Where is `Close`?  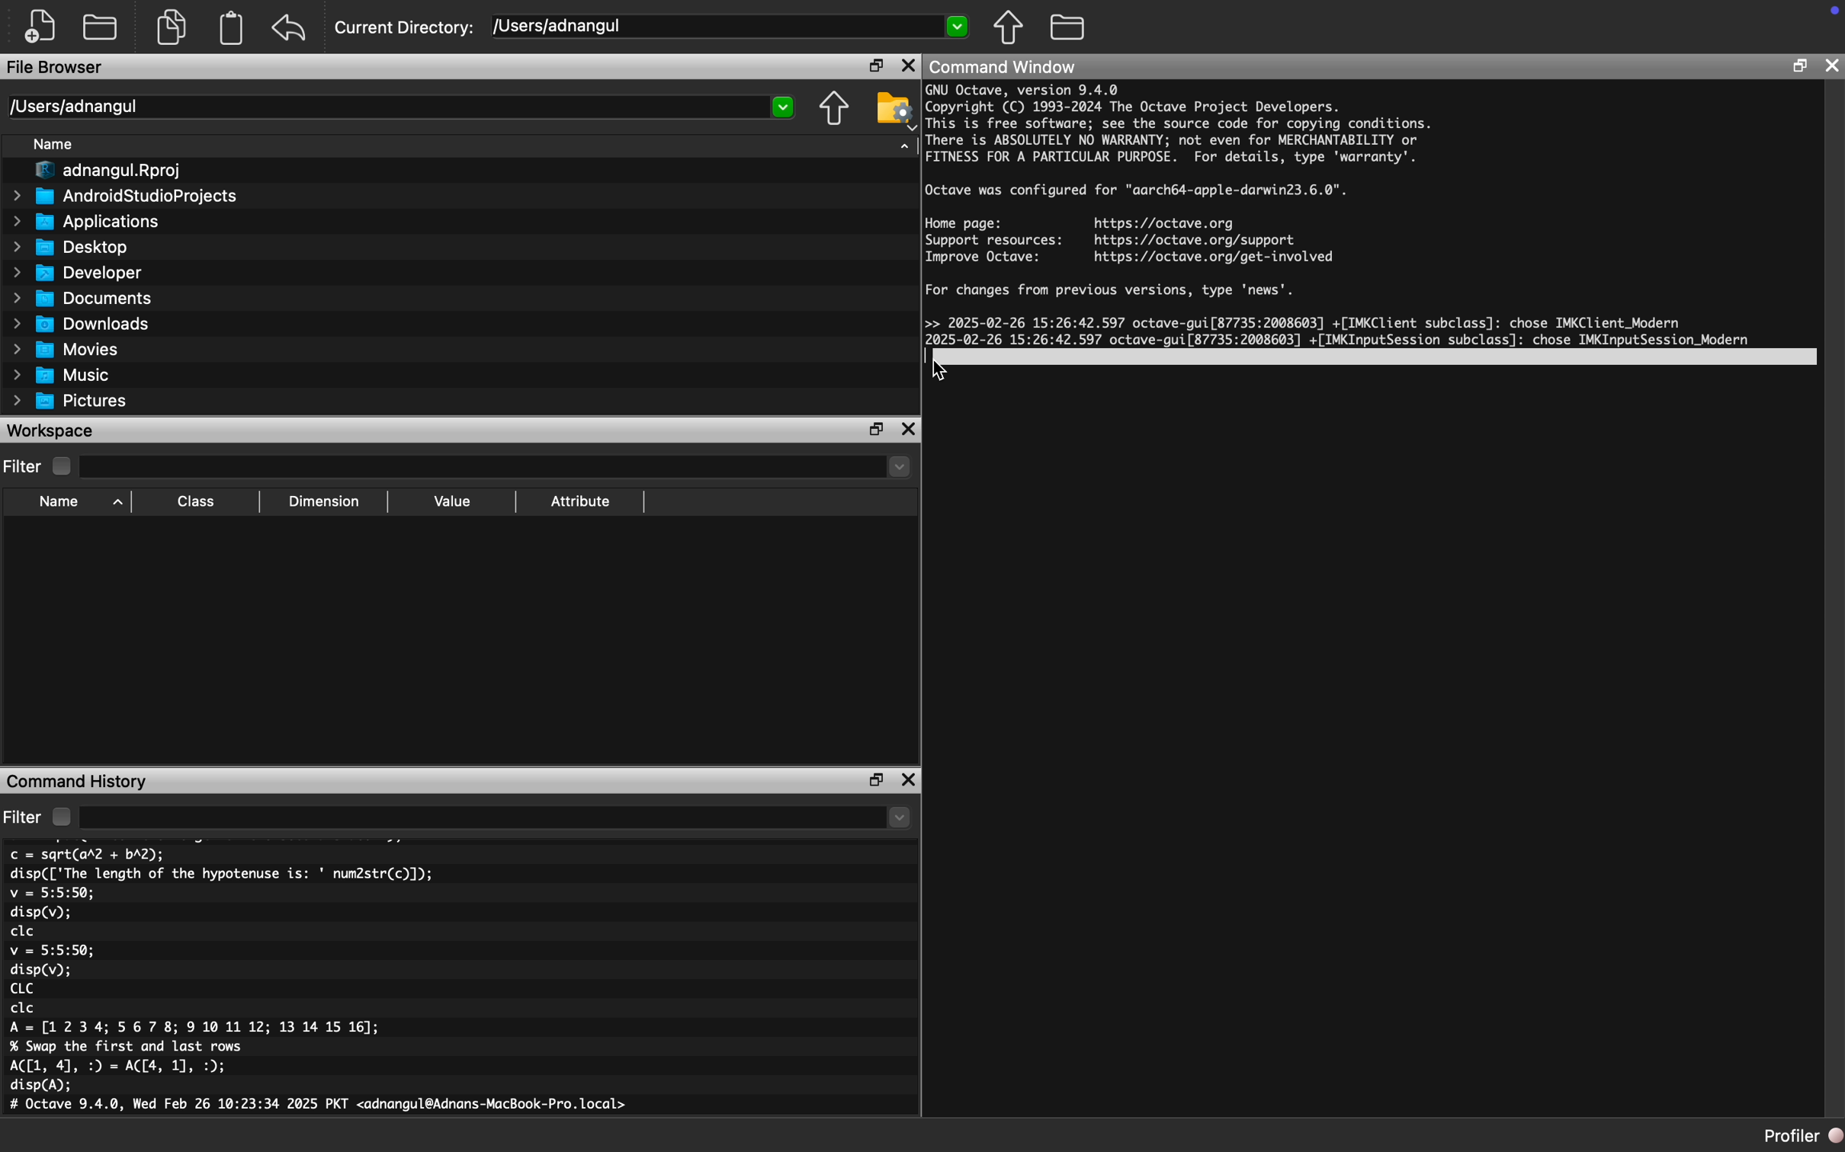
Close is located at coordinates (910, 430).